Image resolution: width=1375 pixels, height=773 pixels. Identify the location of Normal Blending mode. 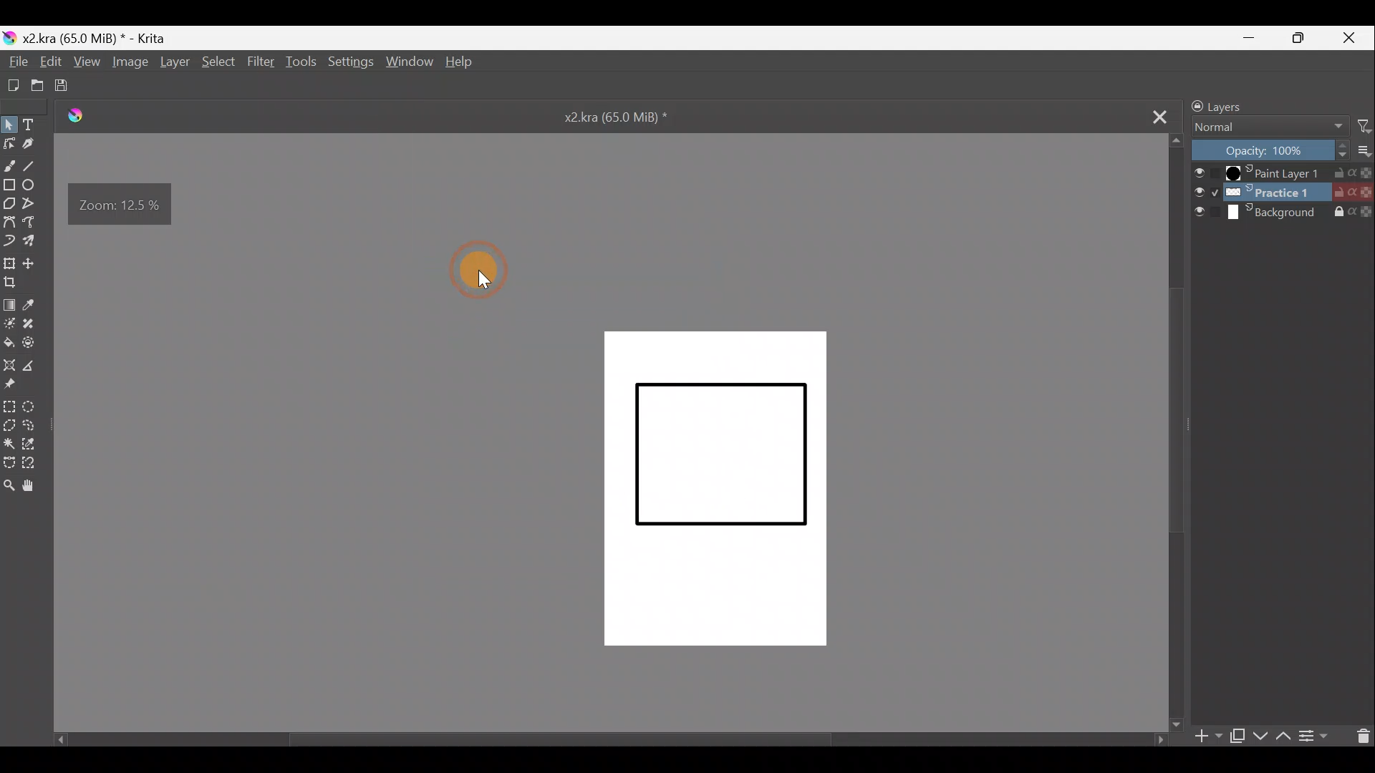
(1268, 128).